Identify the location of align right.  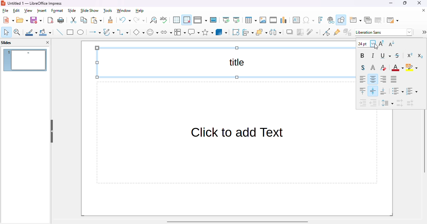
(383, 79).